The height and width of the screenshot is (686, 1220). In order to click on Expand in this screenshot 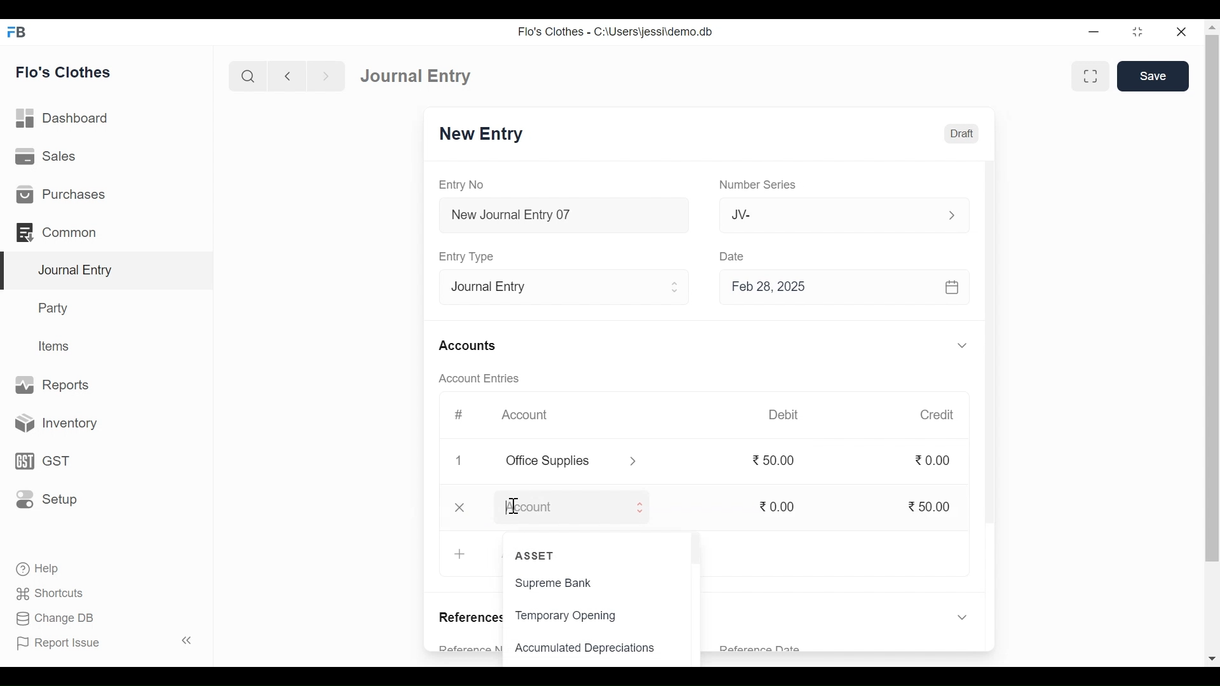, I will do `click(963, 619)`.